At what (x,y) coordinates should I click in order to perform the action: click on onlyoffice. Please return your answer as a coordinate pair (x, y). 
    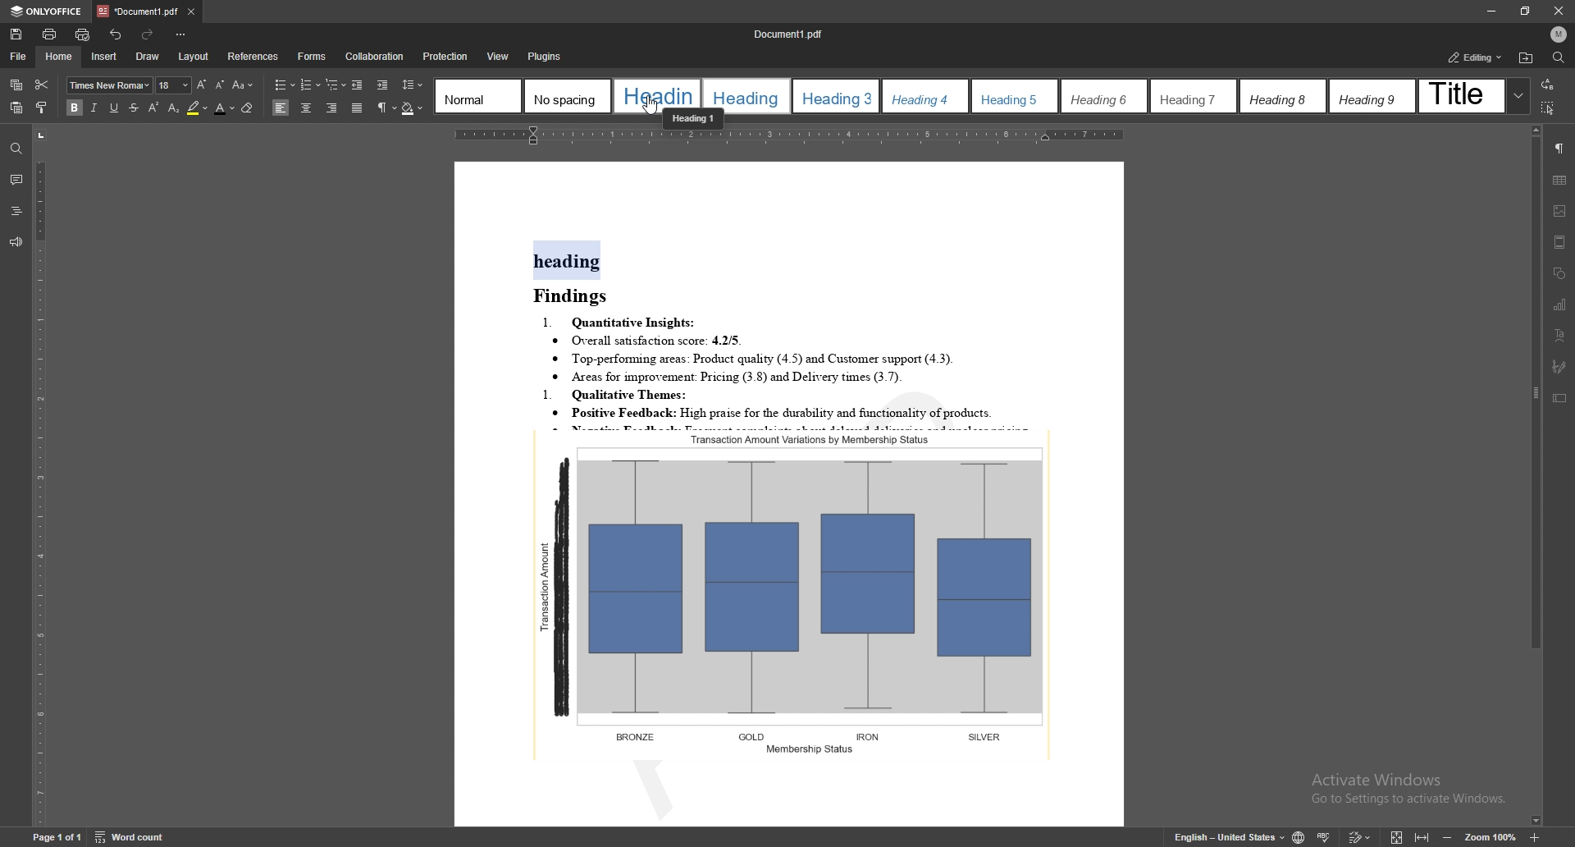
    Looking at the image, I should click on (47, 12).